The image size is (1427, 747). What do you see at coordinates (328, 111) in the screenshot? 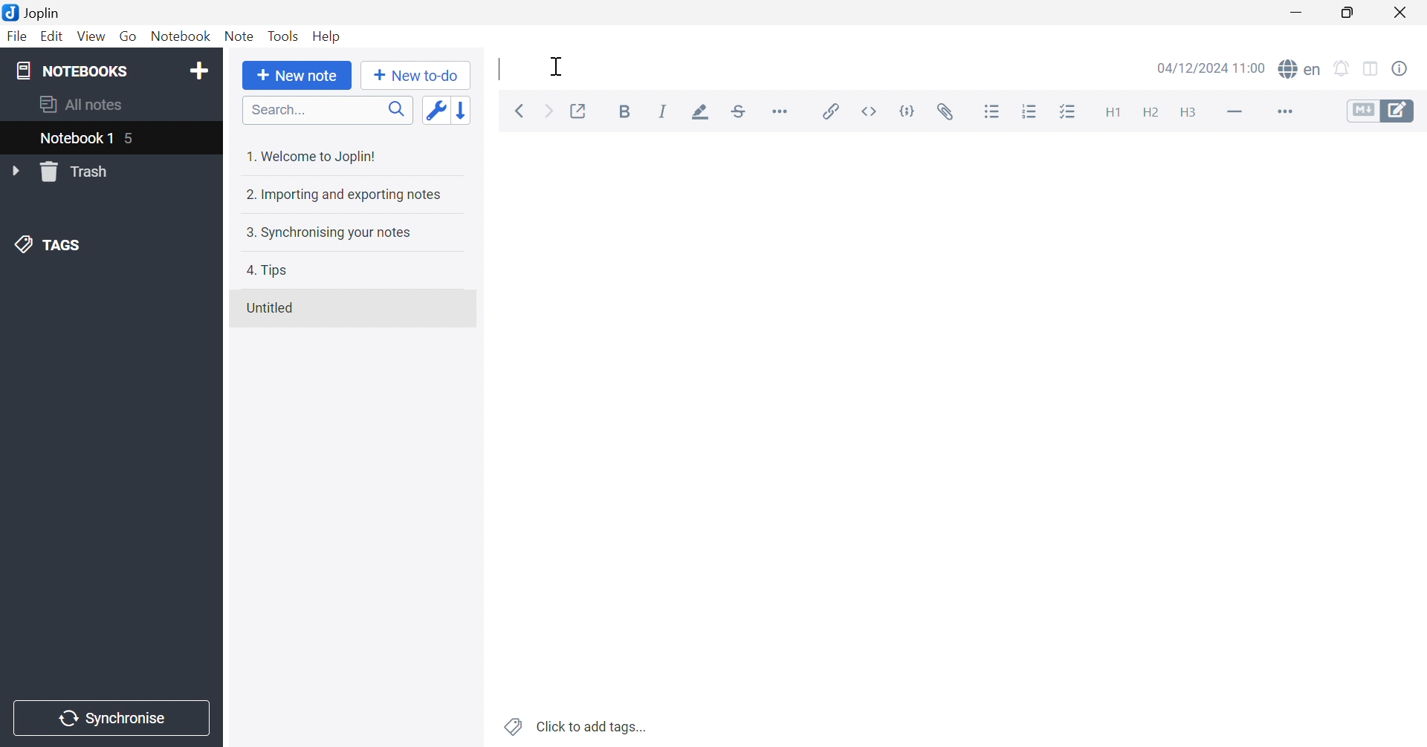
I see `Search` at bounding box center [328, 111].